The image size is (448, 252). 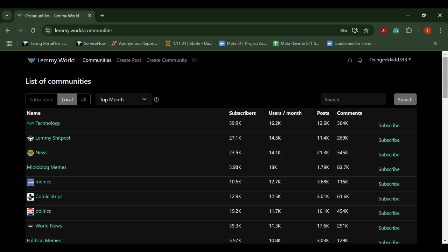 What do you see at coordinates (243, 113) in the screenshot?
I see `Subscribers` at bounding box center [243, 113].